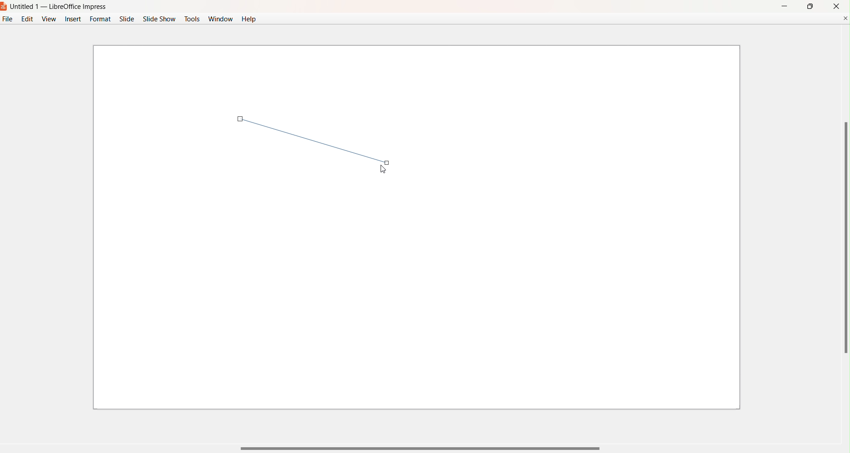  Describe the element at coordinates (60, 7) in the screenshot. I see `Untitled 1 - LibreOffice Impress` at that location.